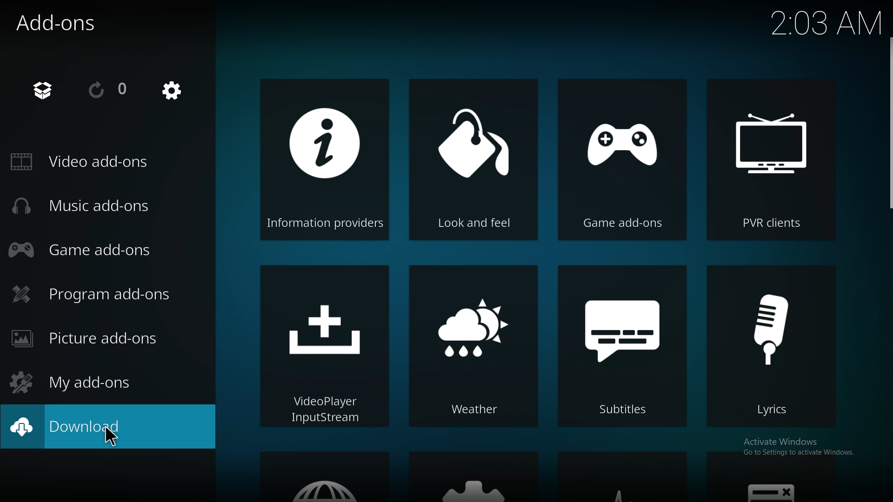 The width and height of the screenshot is (893, 502). What do you see at coordinates (324, 476) in the screenshot?
I see `web interface` at bounding box center [324, 476].